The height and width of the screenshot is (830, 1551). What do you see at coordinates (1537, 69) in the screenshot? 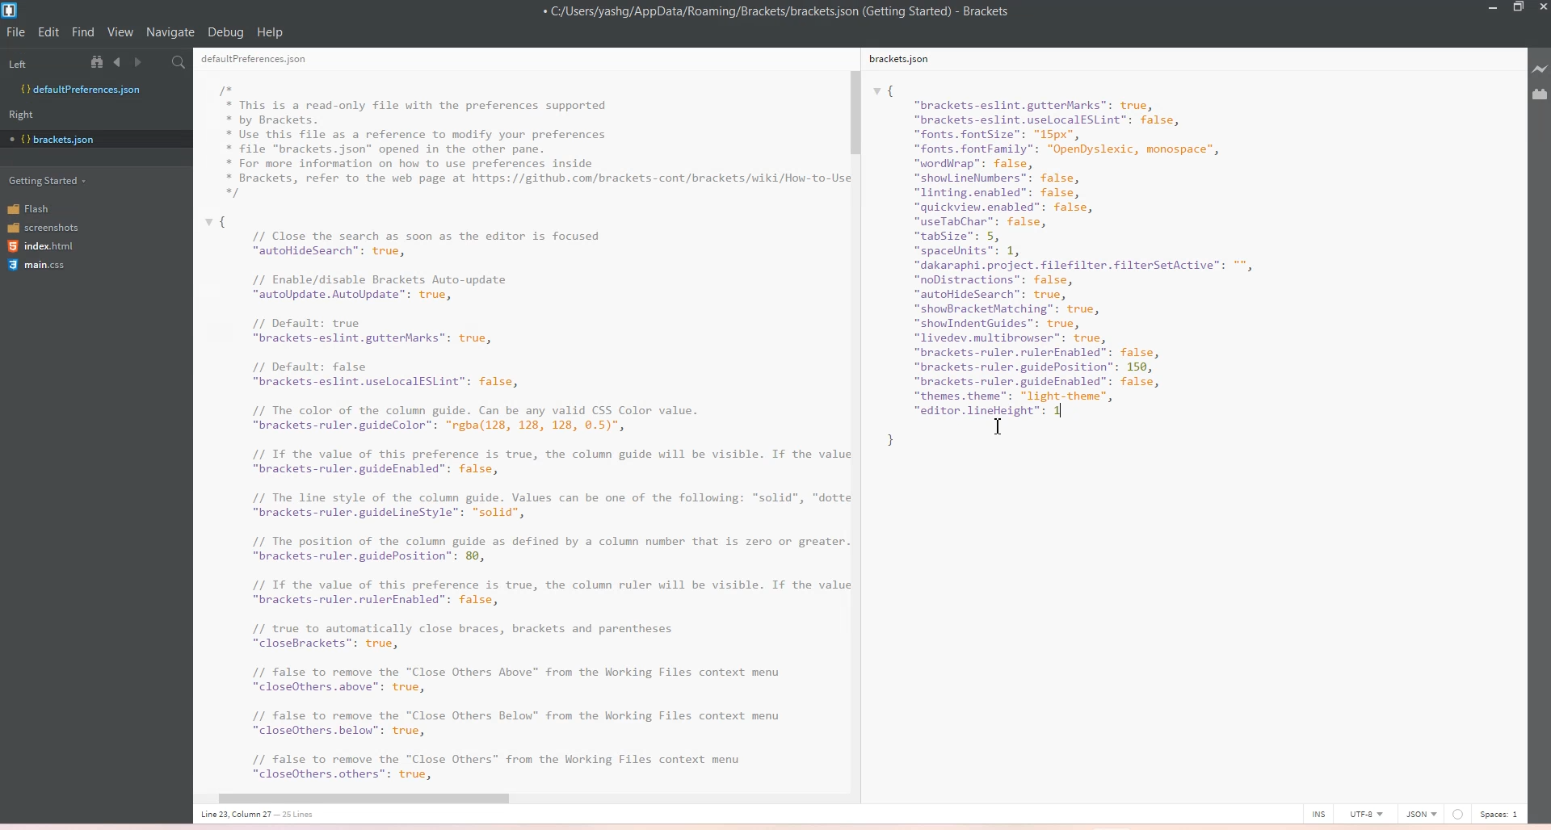
I see `Live Preview` at bounding box center [1537, 69].